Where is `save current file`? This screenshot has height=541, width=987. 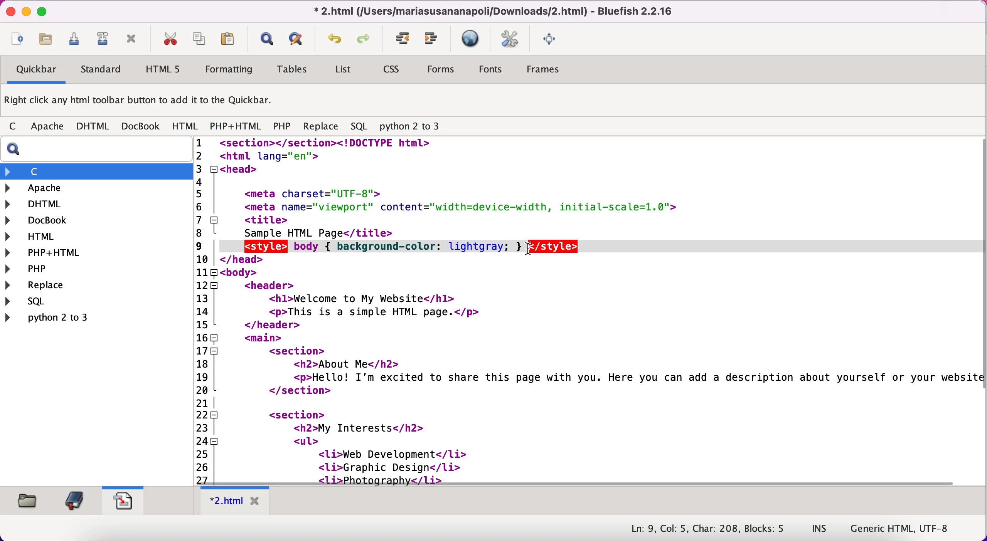
save current file is located at coordinates (77, 42).